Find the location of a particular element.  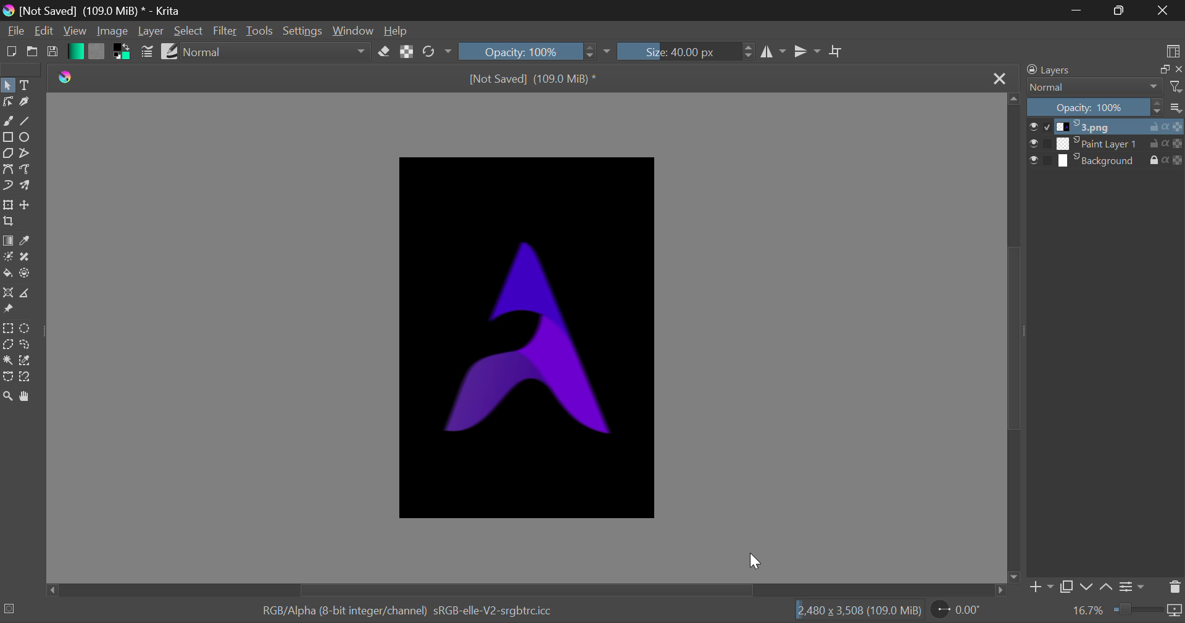

Choose Workspace is located at coordinates (1173, 51).